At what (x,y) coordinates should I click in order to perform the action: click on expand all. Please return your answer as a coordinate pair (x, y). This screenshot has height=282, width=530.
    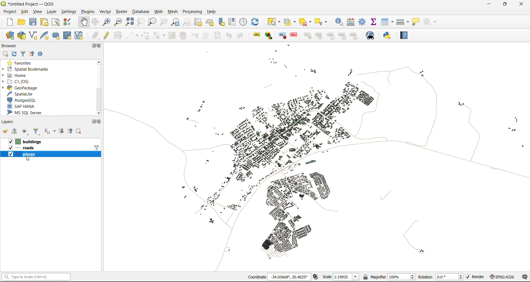
    Looking at the image, I should click on (62, 132).